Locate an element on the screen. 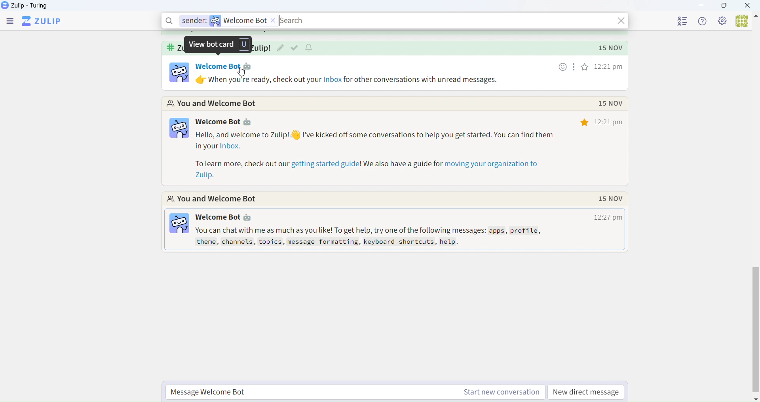 The height and width of the screenshot is (402, 760).  Welcome Bot, is located at coordinates (218, 66).